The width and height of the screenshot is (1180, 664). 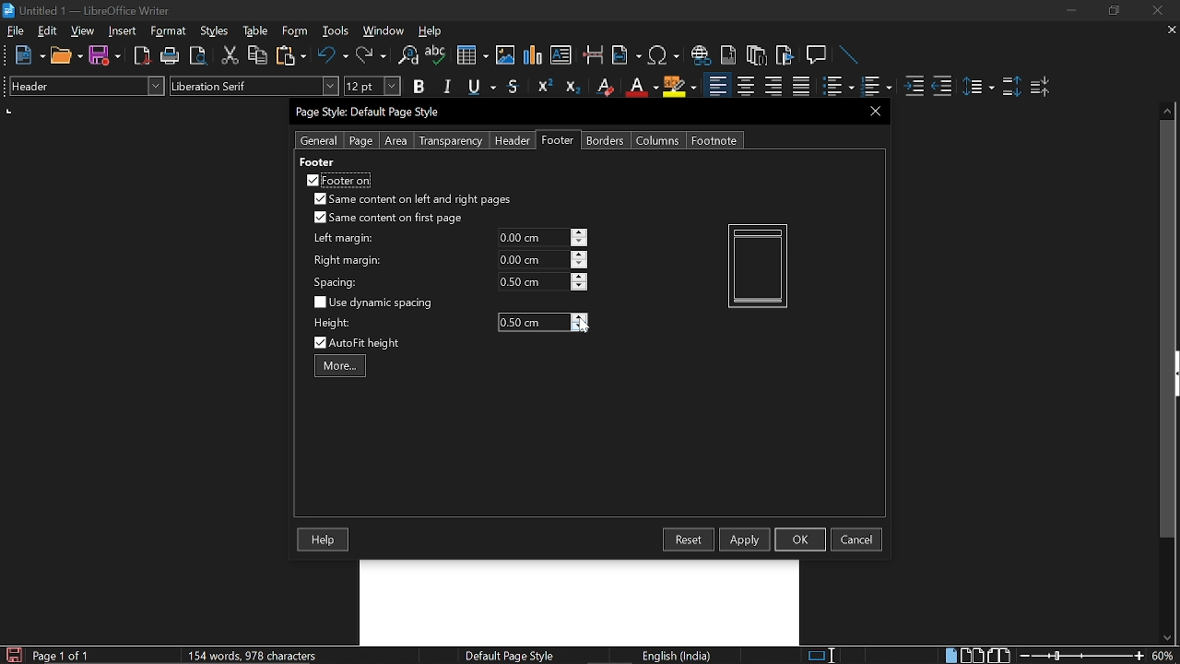 What do you see at coordinates (411, 201) in the screenshot?
I see `Same content on left and right` at bounding box center [411, 201].